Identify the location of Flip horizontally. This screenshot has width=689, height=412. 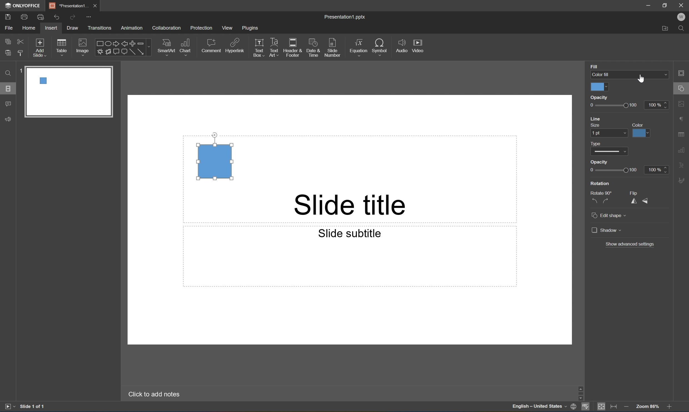
(633, 201).